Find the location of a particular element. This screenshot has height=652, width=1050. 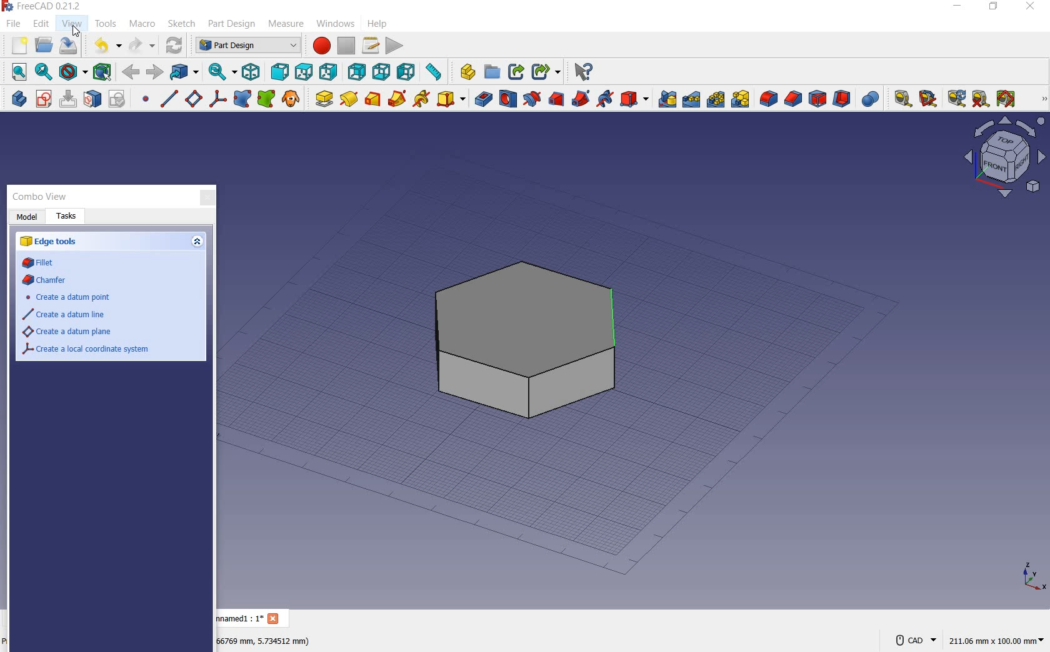

CAD NAVIGATION STYLE is located at coordinates (912, 640).